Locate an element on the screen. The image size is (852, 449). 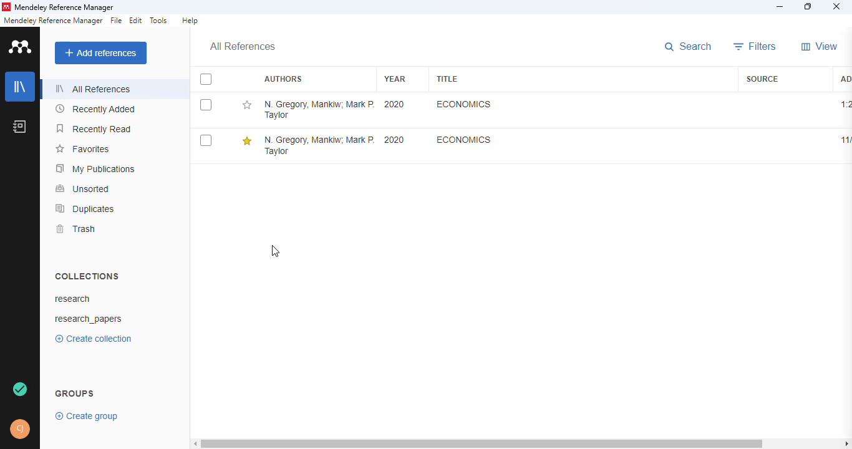
add this reference to favorites is located at coordinates (248, 141).